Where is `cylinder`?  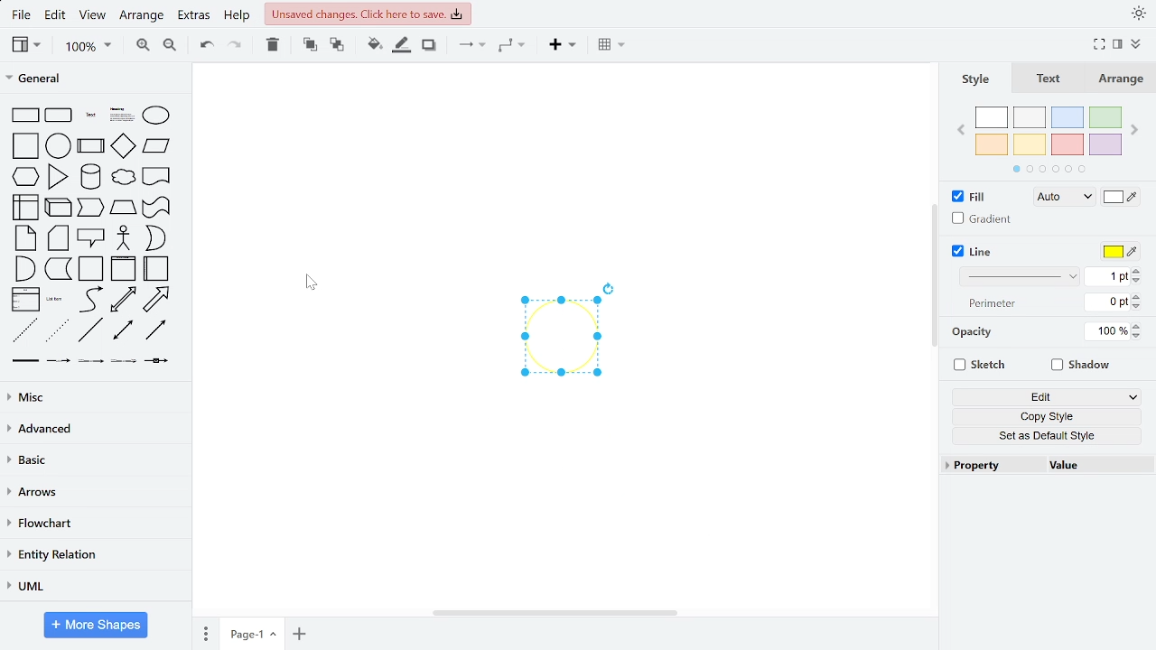
cylinder is located at coordinates (90, 177).